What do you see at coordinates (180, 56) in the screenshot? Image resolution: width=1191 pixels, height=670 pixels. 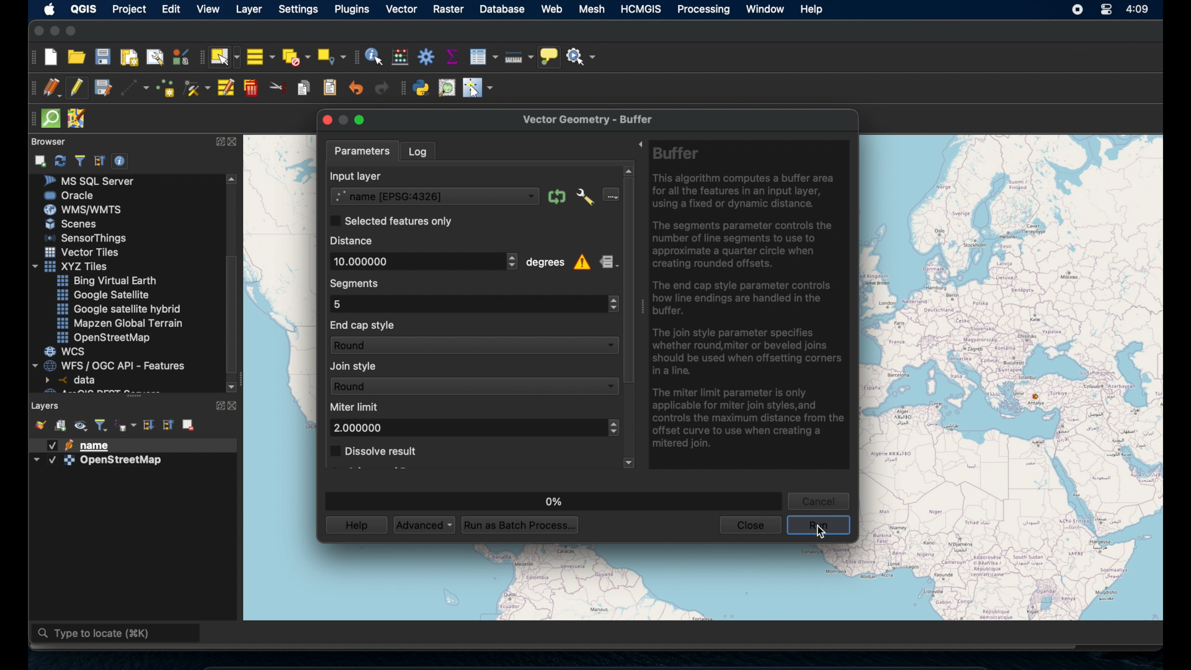 I see `style manager` at bounding box center [180, 56].